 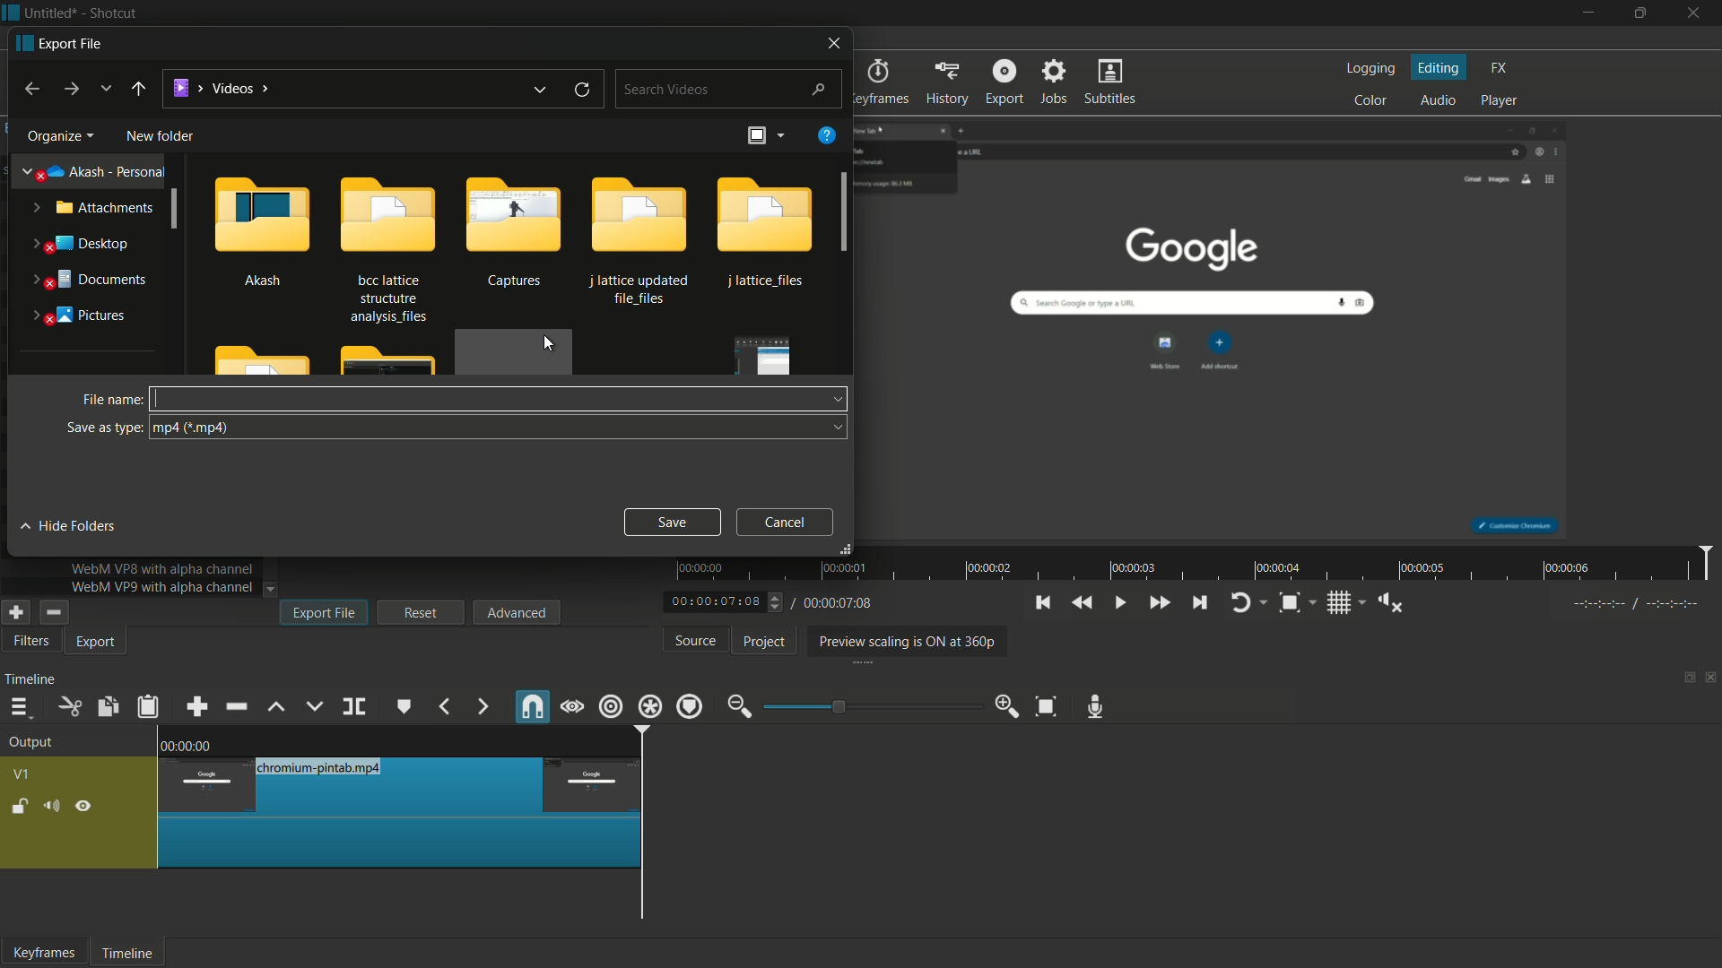 I want to click on editing, so click(x=1440, y=68).